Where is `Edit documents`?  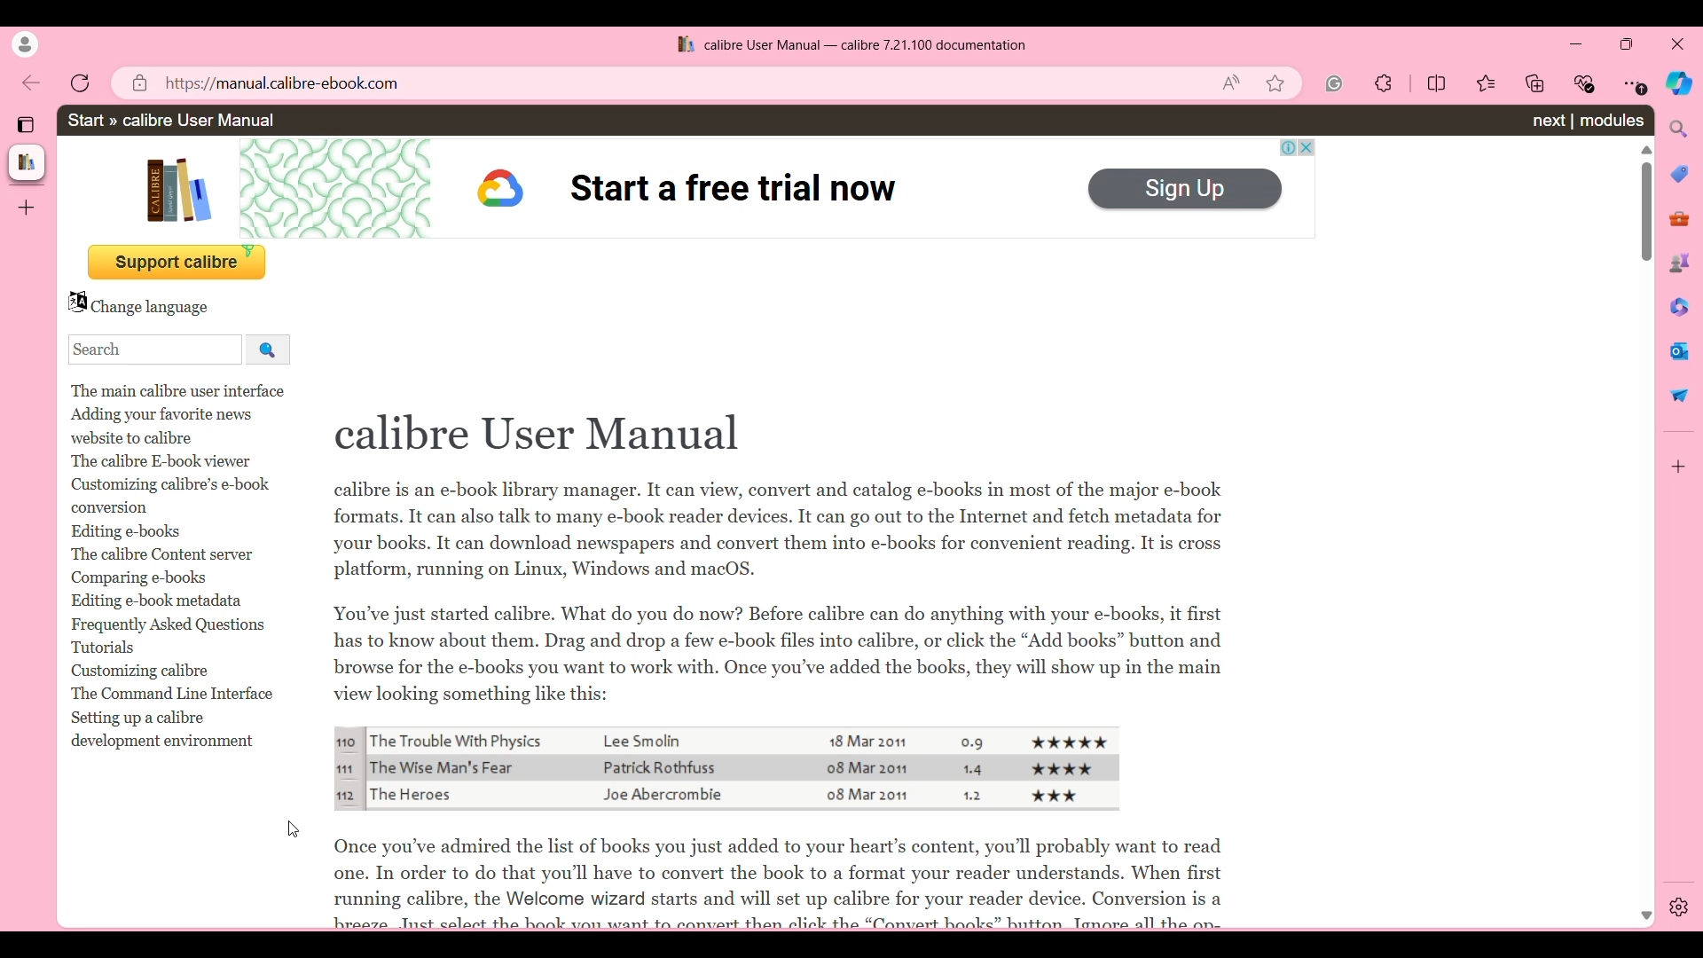 Edit documents is located at coordinates (1680, 307).